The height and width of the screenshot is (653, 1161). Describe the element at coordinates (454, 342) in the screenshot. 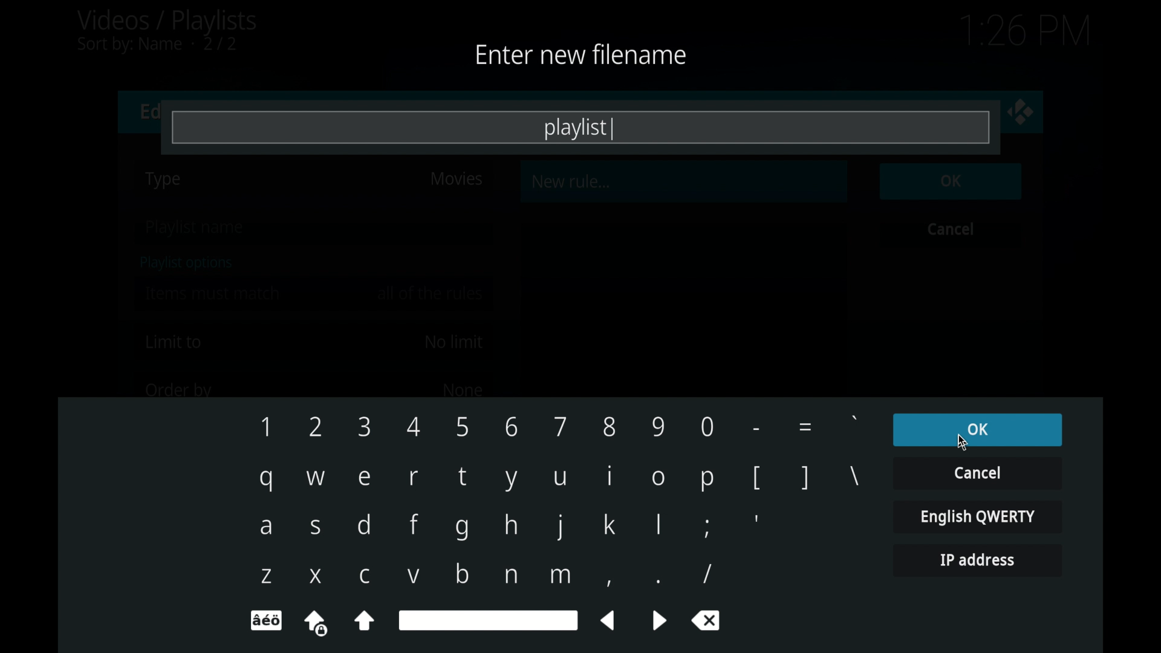

I see `no limit` at that location.